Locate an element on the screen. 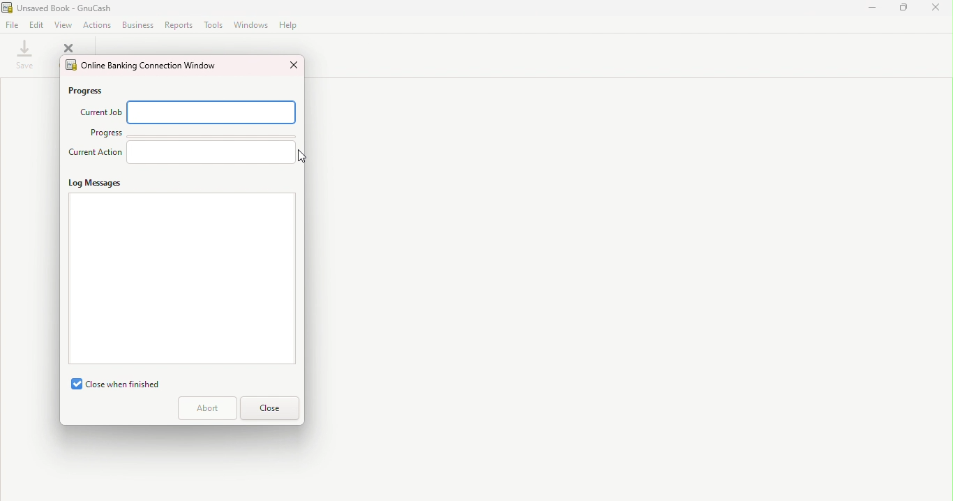  Progress is located at coordinates (98, 89).